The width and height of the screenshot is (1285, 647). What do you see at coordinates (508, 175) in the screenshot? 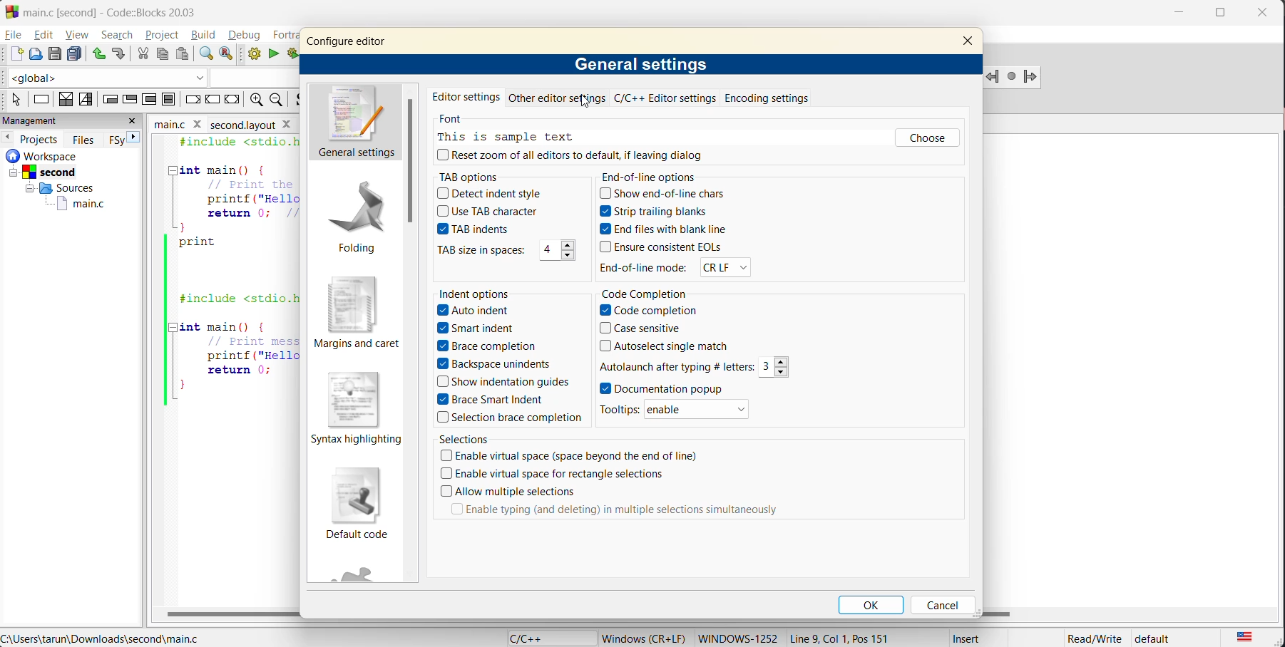
I see `tab options` at bounding box center [508, 175].